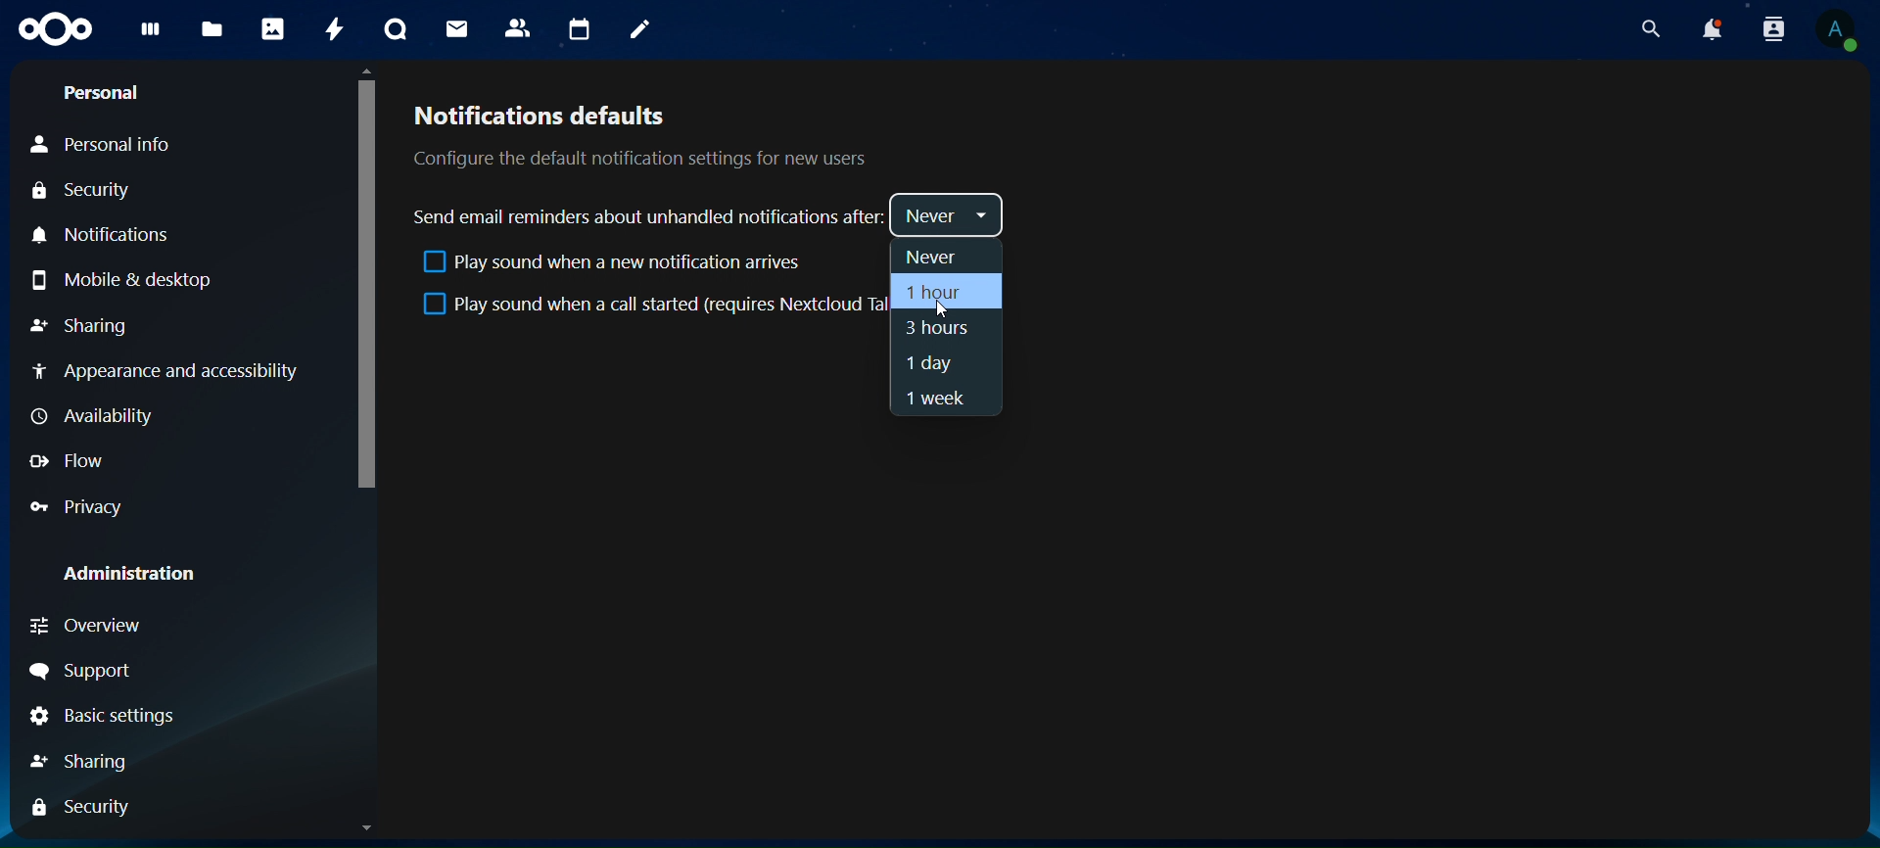 This screenshot has height=848, width=1880. I want to click on 3  hours, so click(936, 332).